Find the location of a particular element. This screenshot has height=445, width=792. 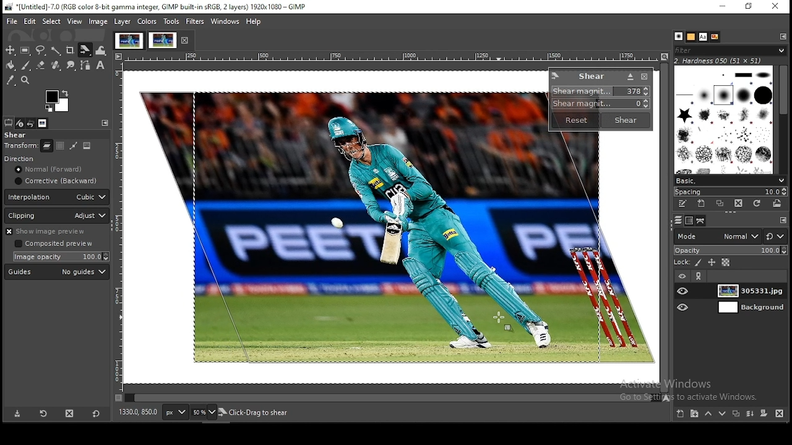

free selection tool is located at coordinates (41, 51).